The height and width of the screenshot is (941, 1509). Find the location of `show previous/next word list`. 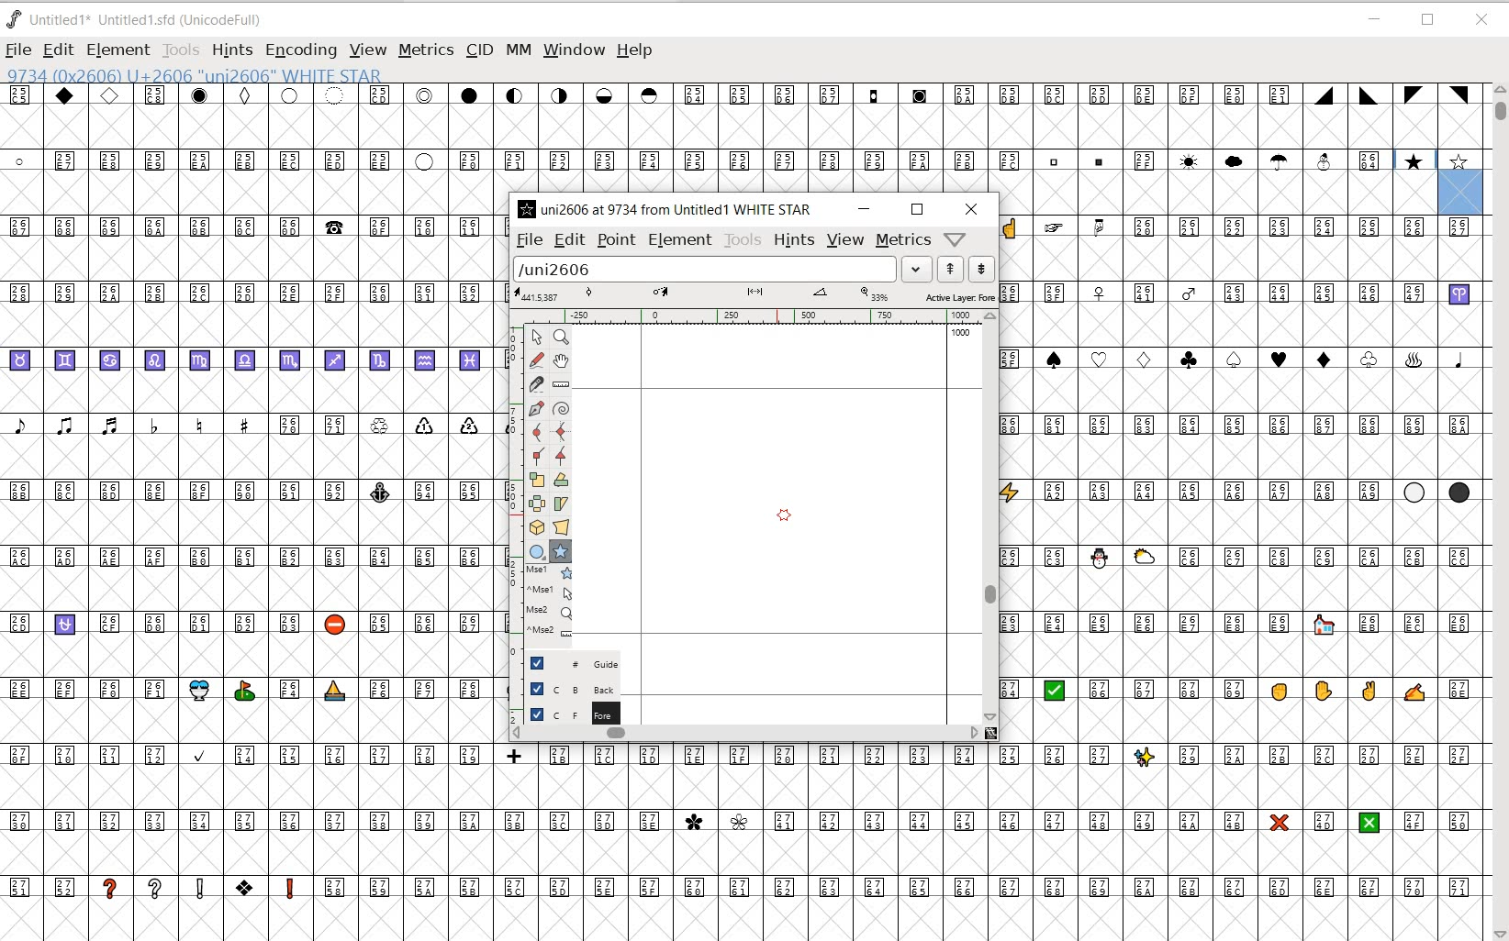

show previous/next word list is located at coordinates (967, 268).